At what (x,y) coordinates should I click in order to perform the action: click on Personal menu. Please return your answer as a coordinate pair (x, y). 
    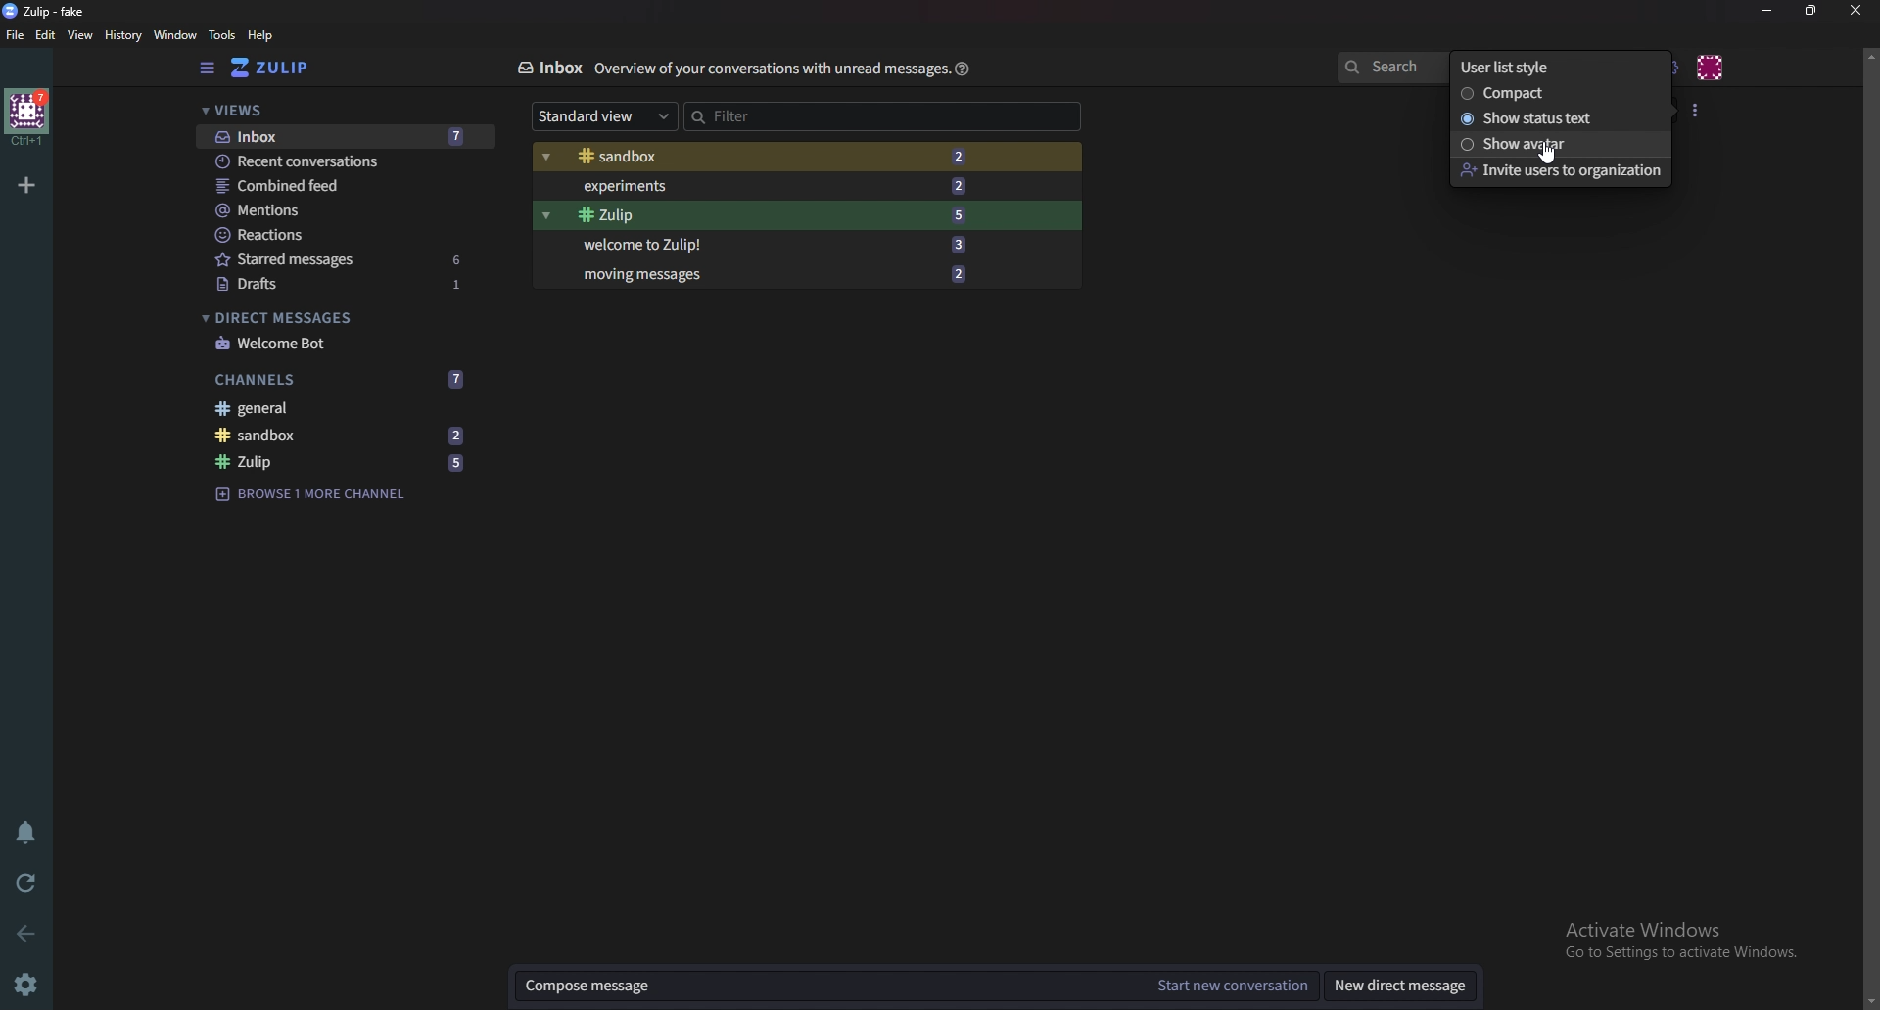
    Looking at the image, I should click on (1709, 65).